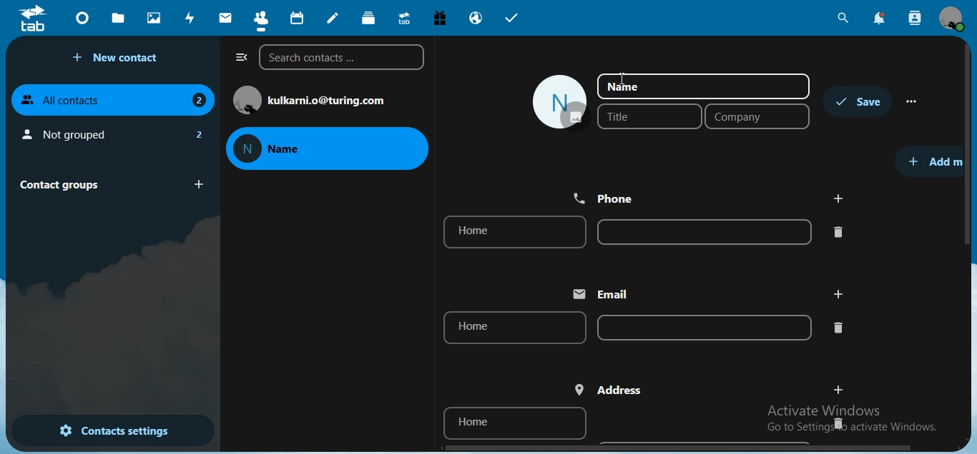 This screenshot has width=977, height=454. Describe the element at coordinates (514, 328) in the screenshot. I see `home` at that location.